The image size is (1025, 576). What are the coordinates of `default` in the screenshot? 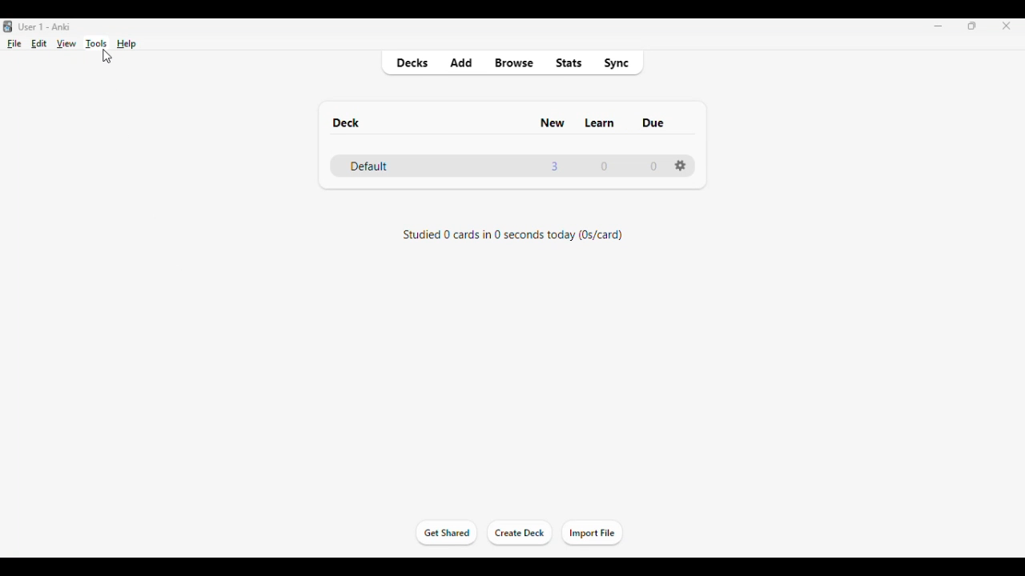 It's located at (368, 166).